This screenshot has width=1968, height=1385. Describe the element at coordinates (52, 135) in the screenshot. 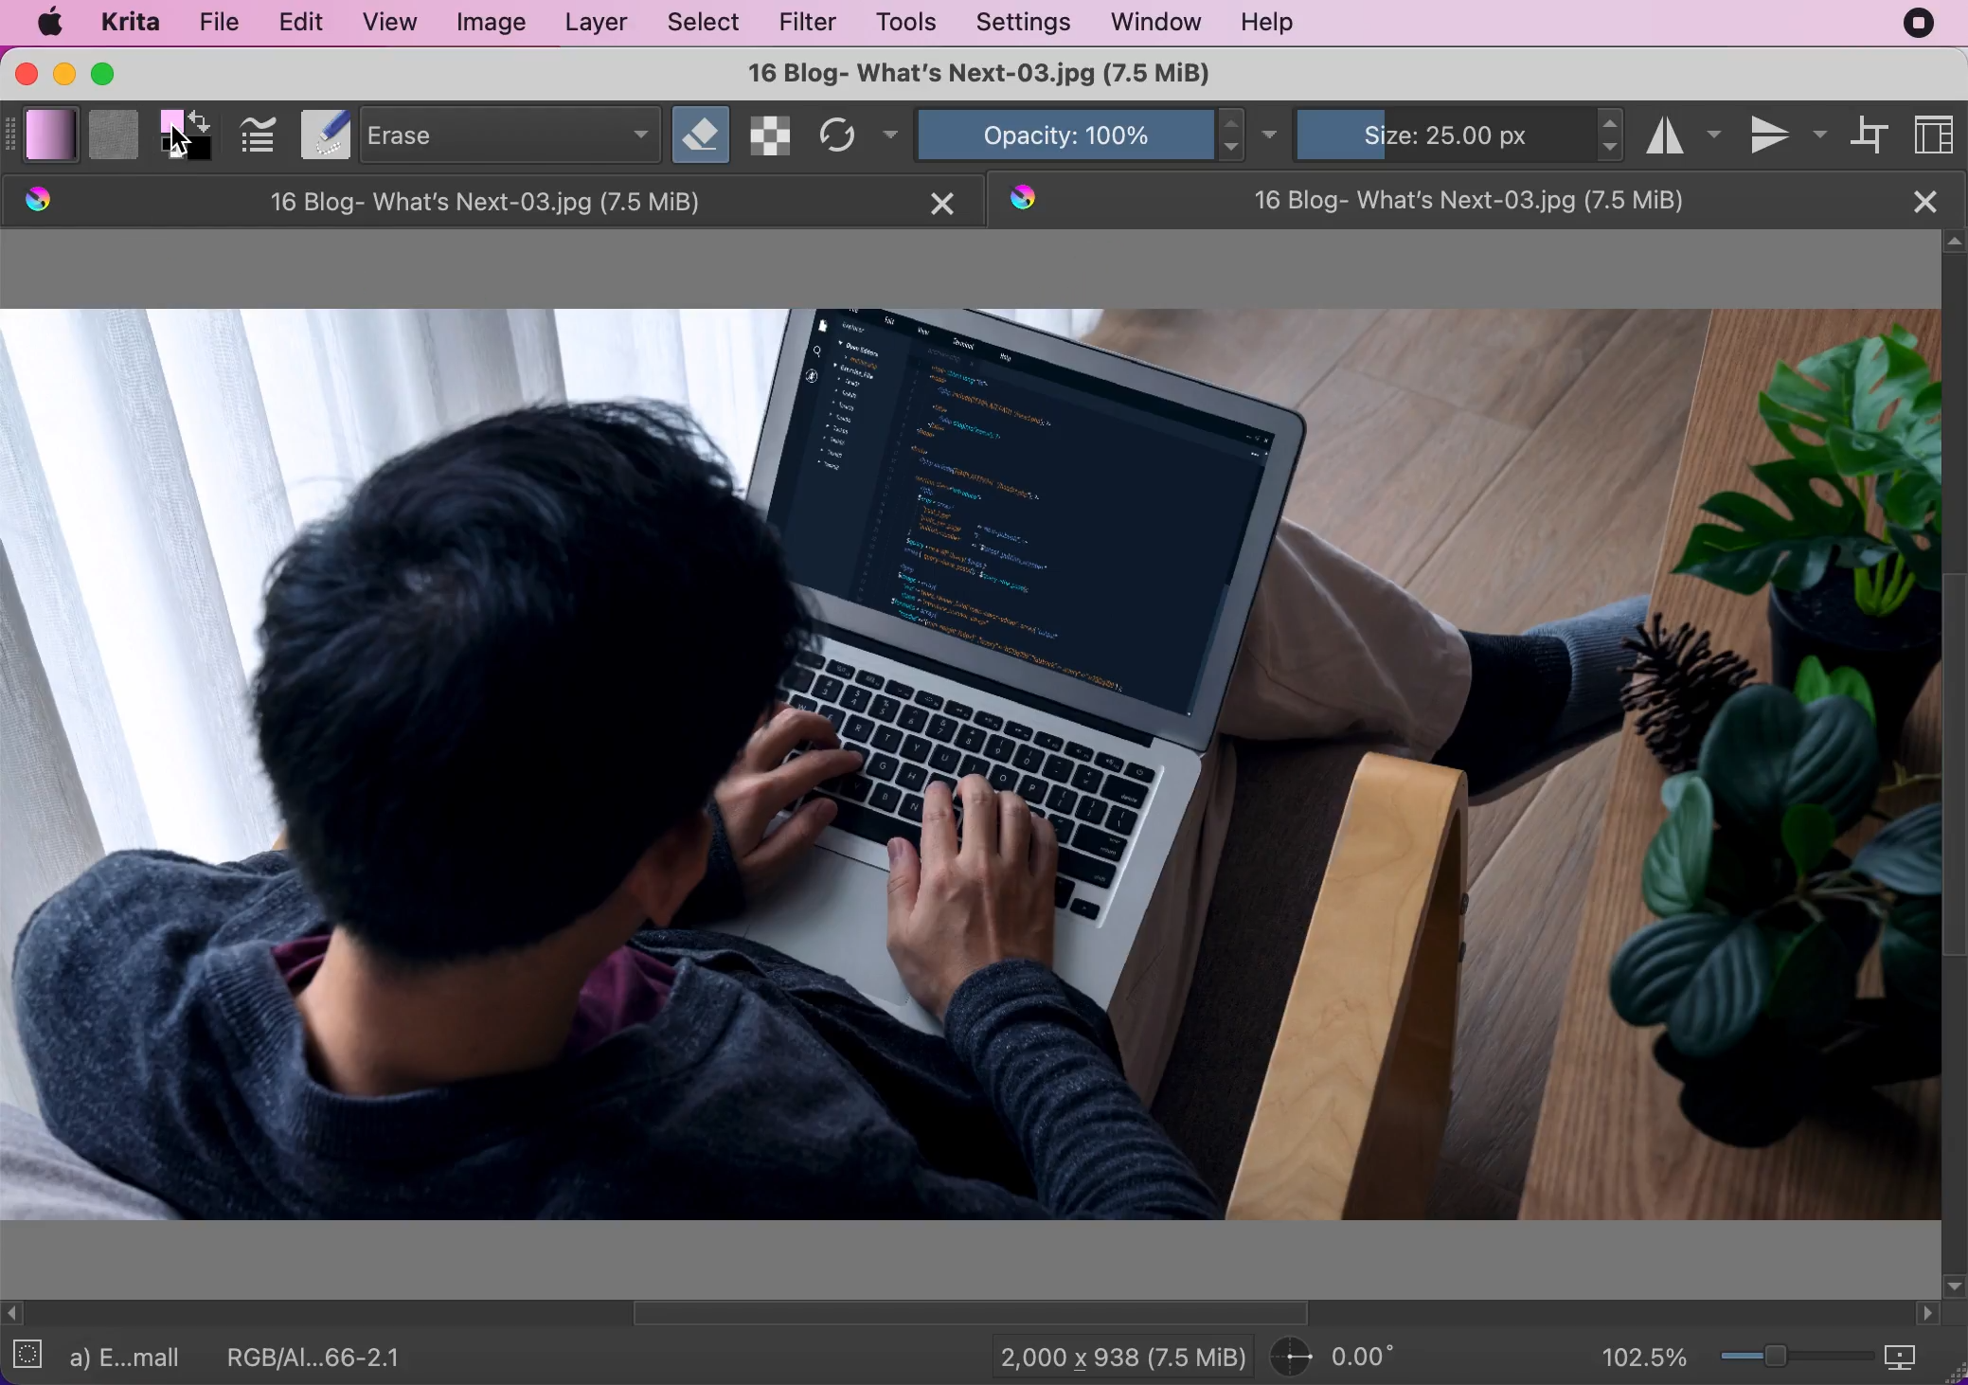

I see `fill gradients` at that location.